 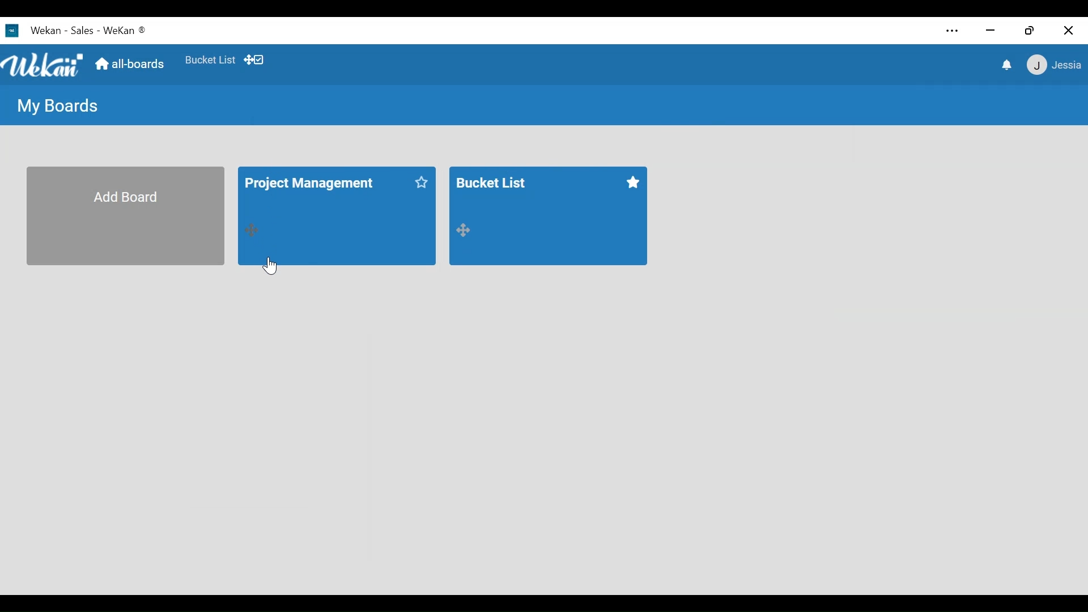 I want to click on Wekan logo, so click(x=14, y=31).